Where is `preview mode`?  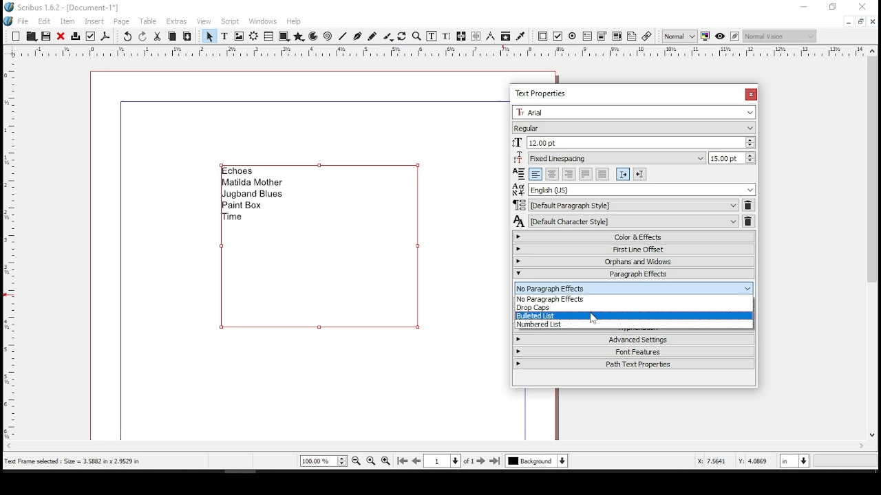
preview mode is located at coordinates (720, 35).